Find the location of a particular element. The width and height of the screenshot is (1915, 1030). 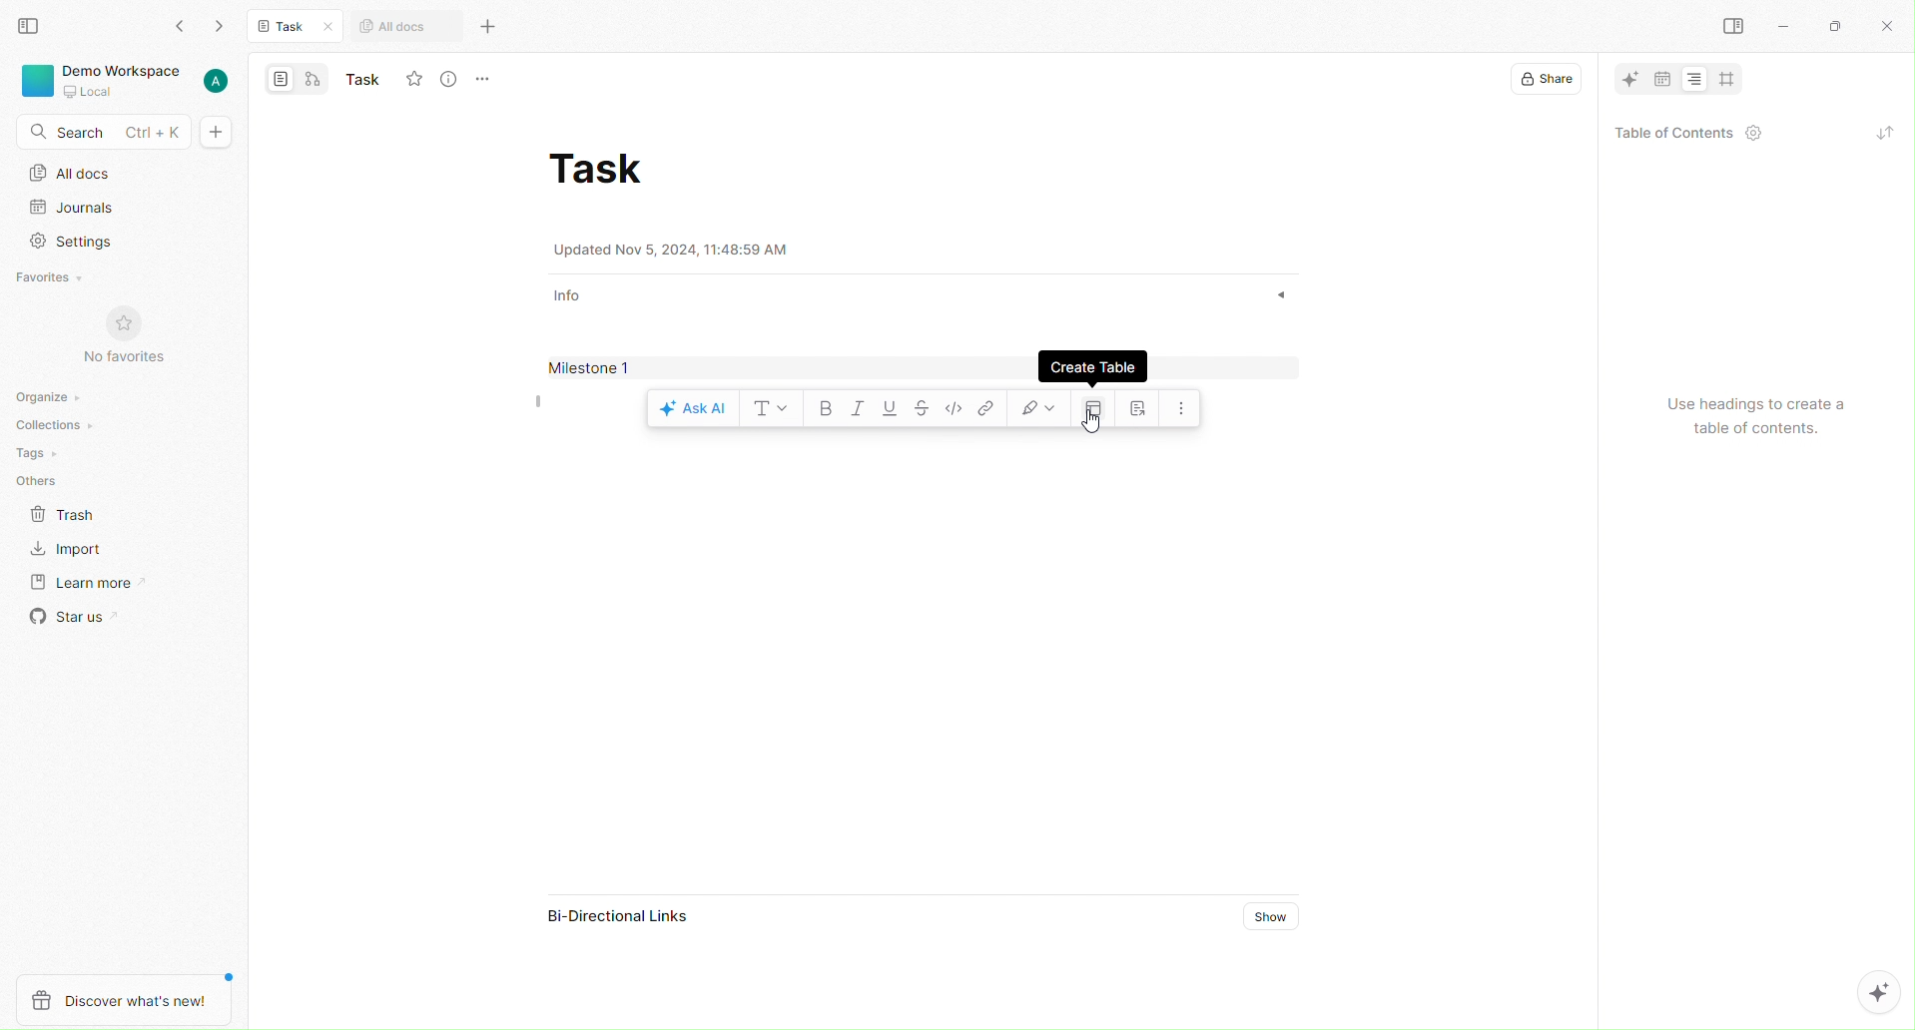

highlight is located at coordinates (1037, 409).